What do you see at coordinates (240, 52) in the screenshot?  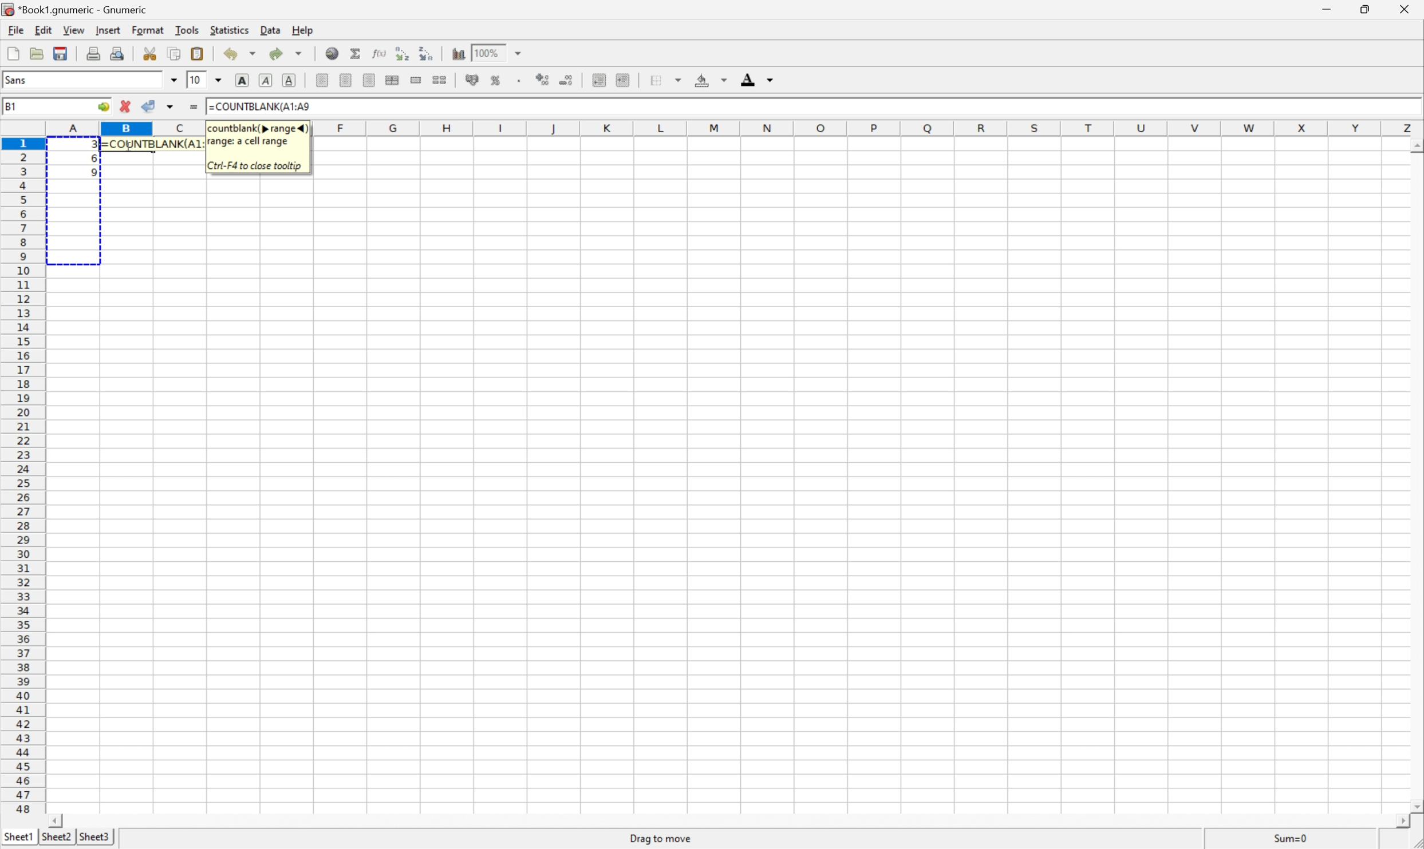 I see `Undo` at bounding box center [240, 52].